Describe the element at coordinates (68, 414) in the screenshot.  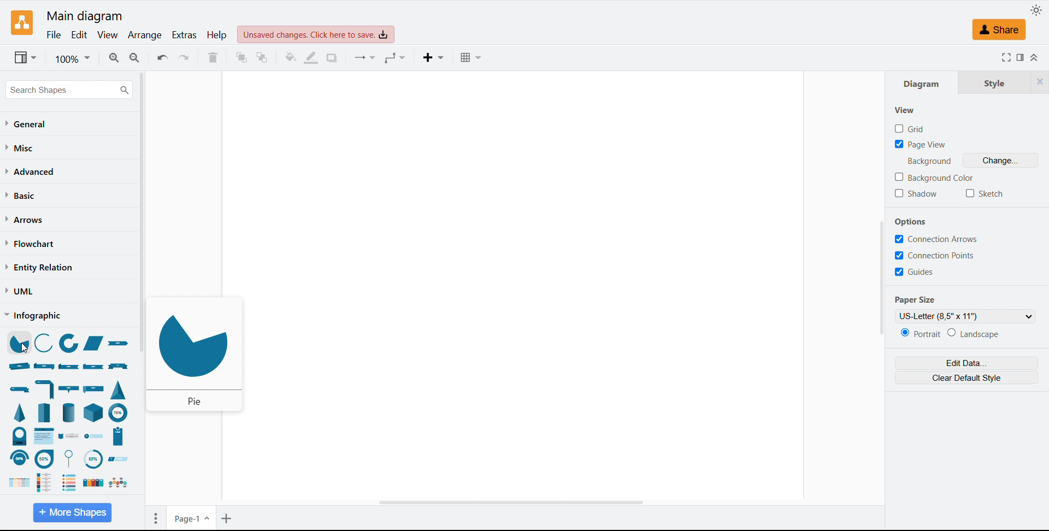
I see `cylinder` at that location.